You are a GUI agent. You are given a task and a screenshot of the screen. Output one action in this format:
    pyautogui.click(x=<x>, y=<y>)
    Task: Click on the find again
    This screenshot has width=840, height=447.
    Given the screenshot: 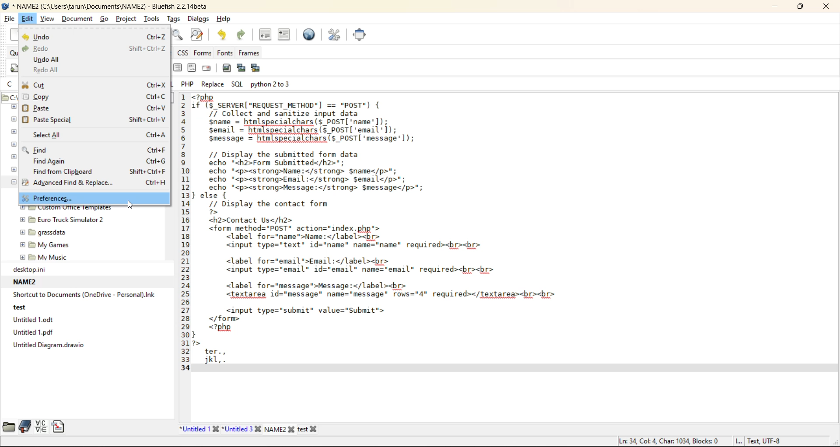 What is the action you would take?
    pyautogui.click(x=99, y=161)
    